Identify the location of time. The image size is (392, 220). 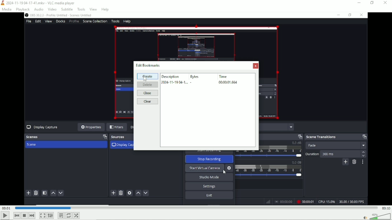
(224, 76).